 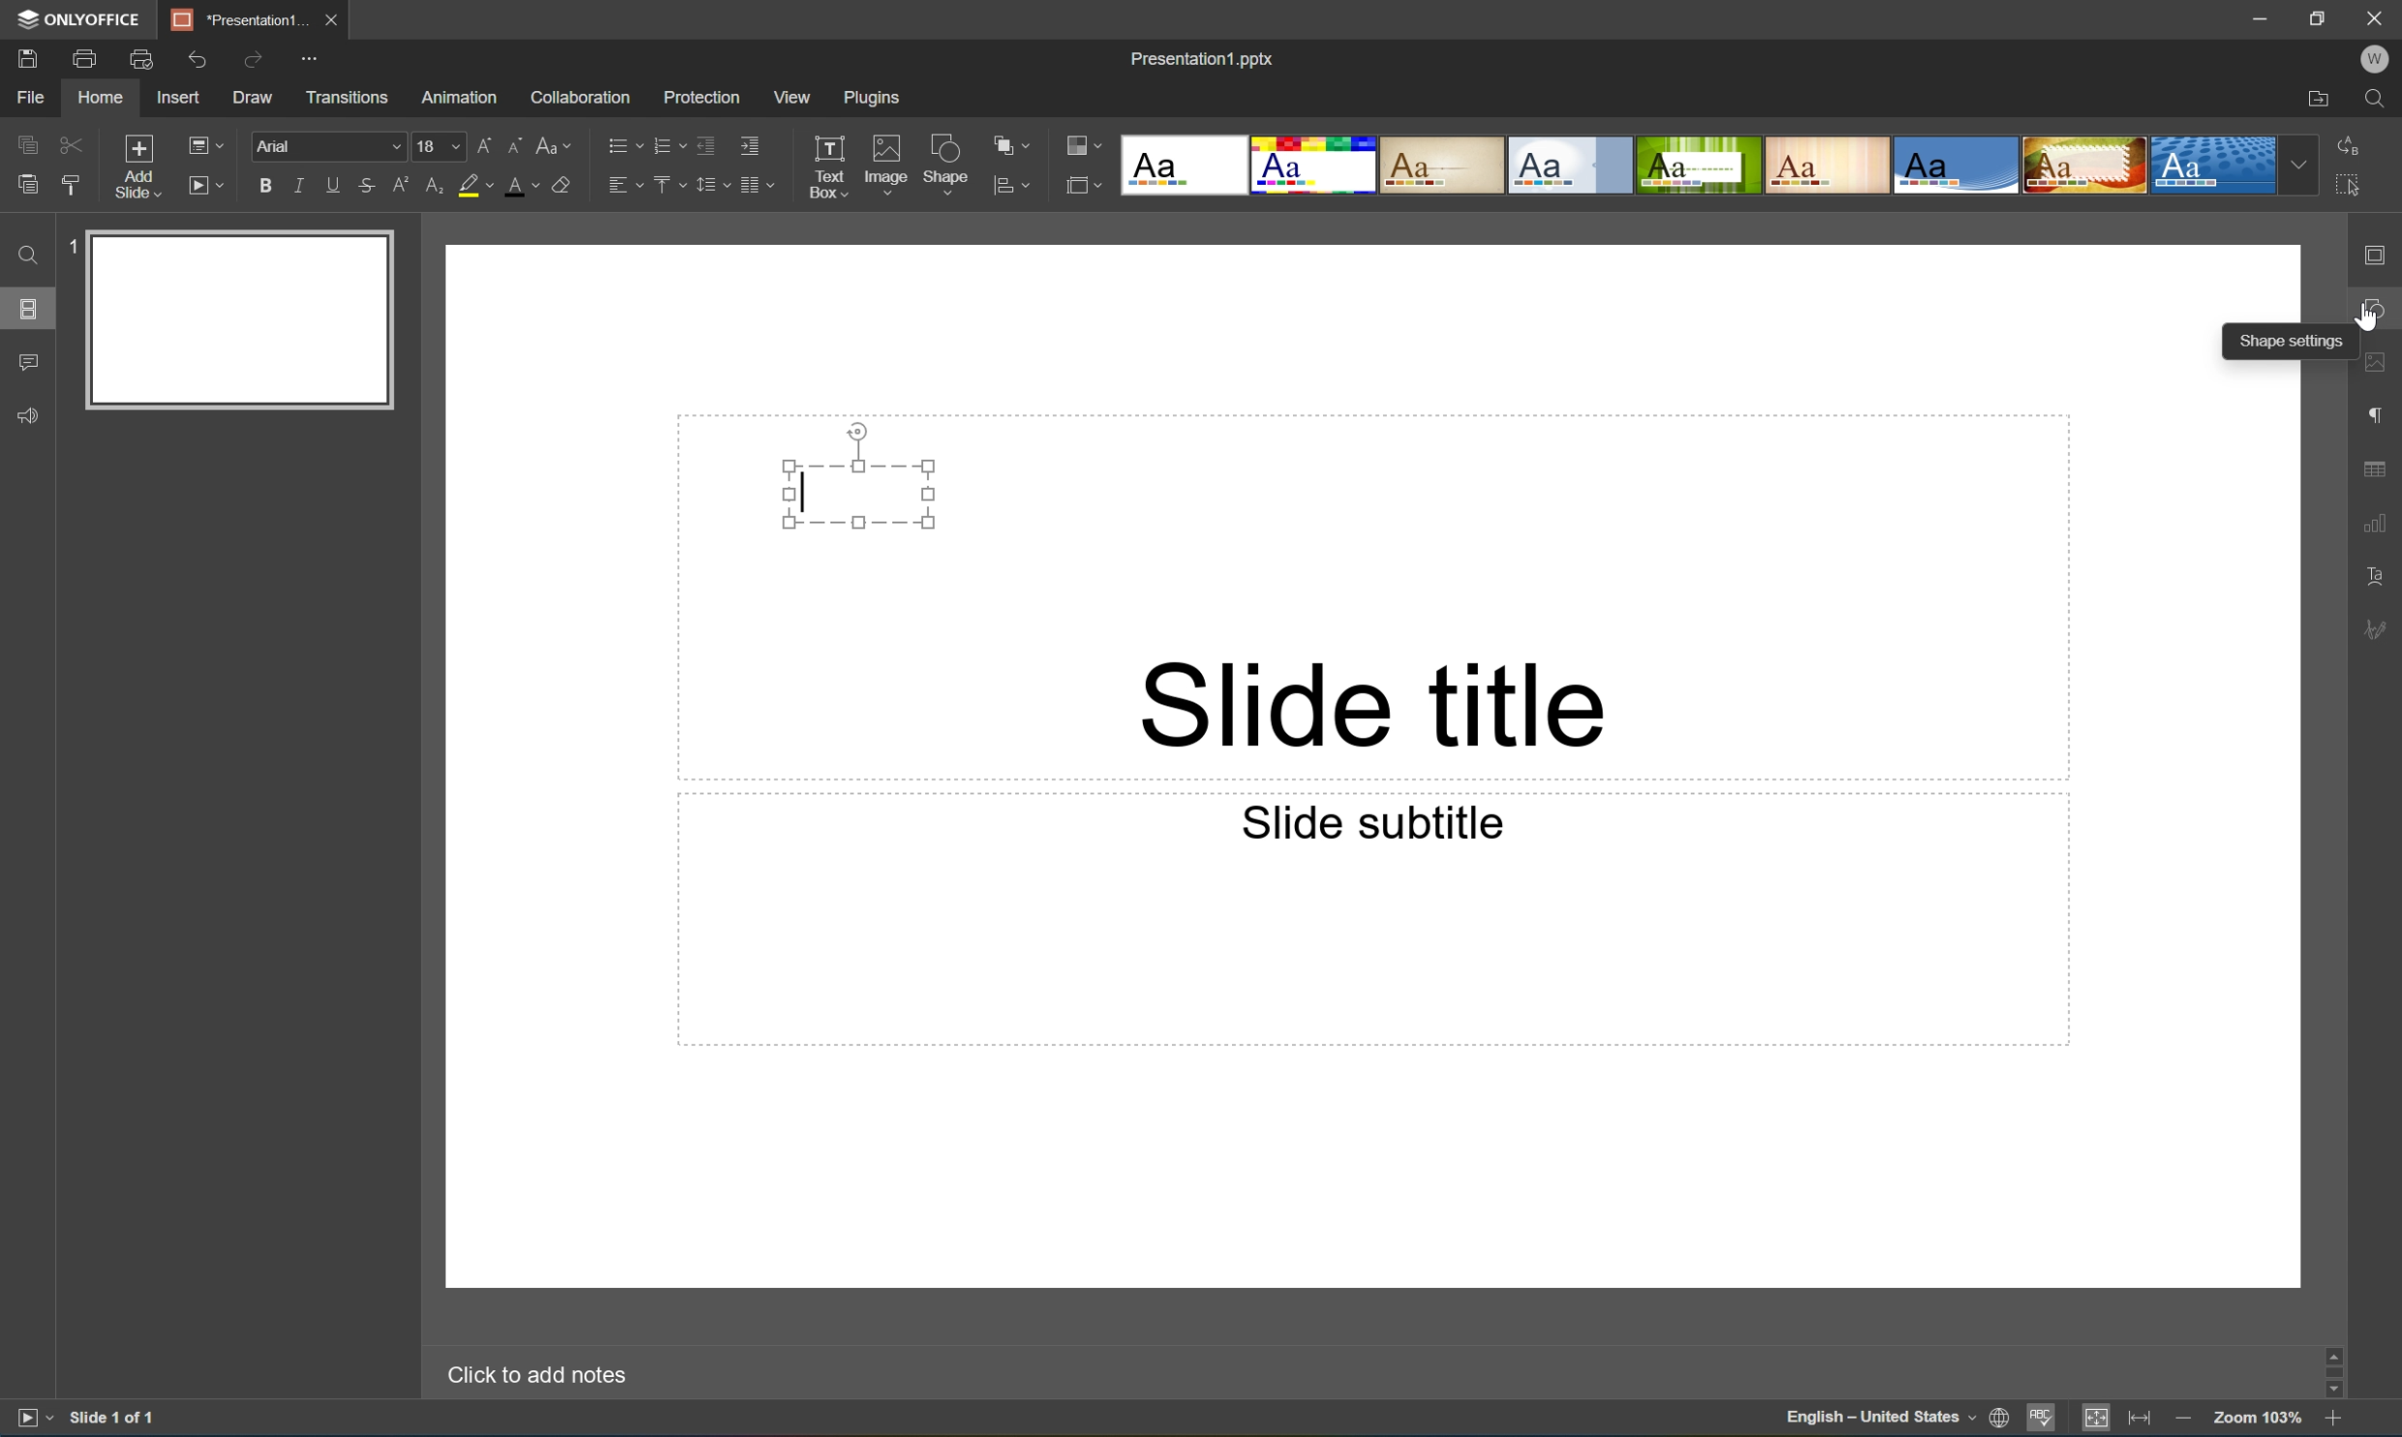 What do you see at coordinates (2348, 142) in the screenshot?
I see `Replace` at bounding box center [2348, 142].